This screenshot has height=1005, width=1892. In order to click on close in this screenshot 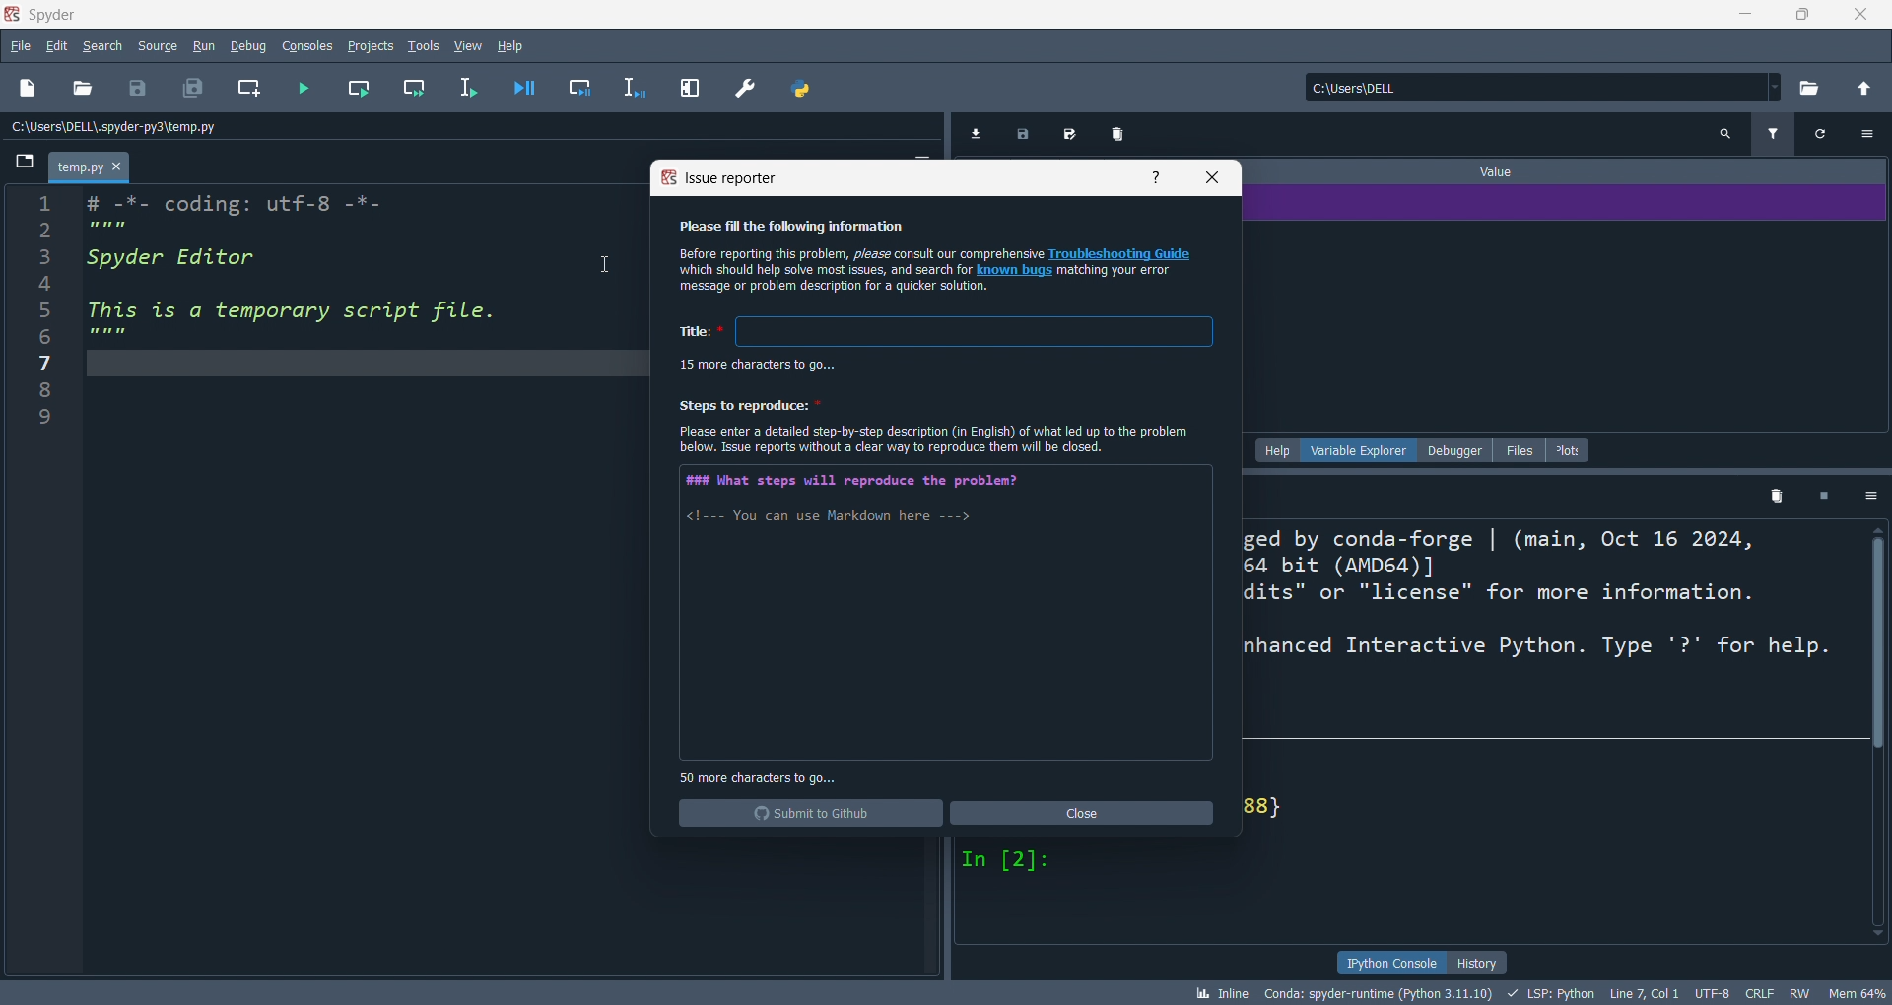, I will do `click(1862, 15)`.